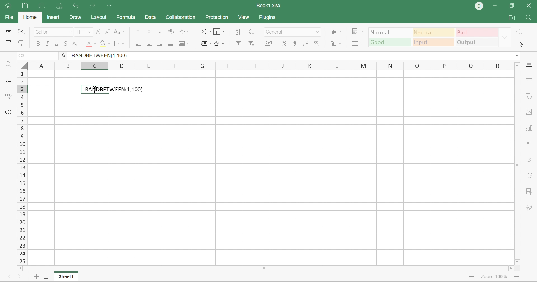 This screenshot has width=537, height=282. What do you see at coordinates (120, 43) in the screenshot?
I see `Borders` at bounding box center [120, 43].